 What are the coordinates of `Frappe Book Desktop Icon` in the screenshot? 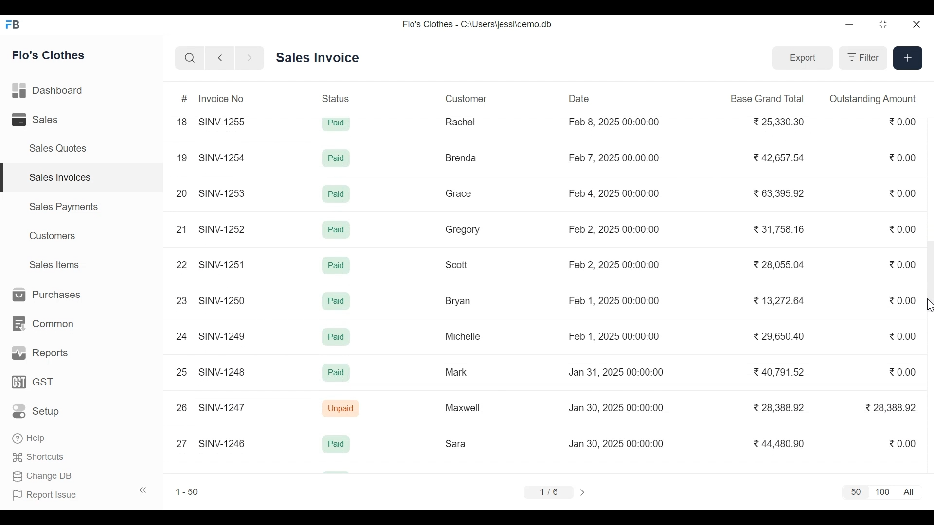 It's located at (16, 25).